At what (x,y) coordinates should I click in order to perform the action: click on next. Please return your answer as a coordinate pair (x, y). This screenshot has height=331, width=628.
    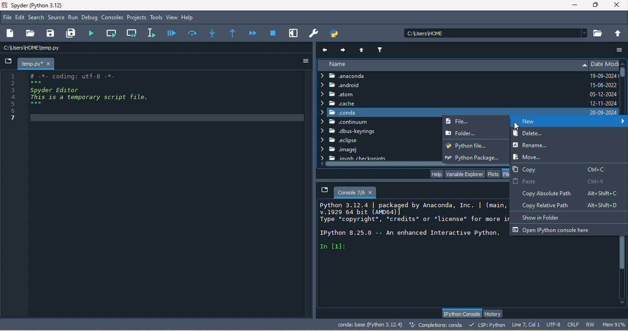
    Looking at the image, I should click on (343, 49).